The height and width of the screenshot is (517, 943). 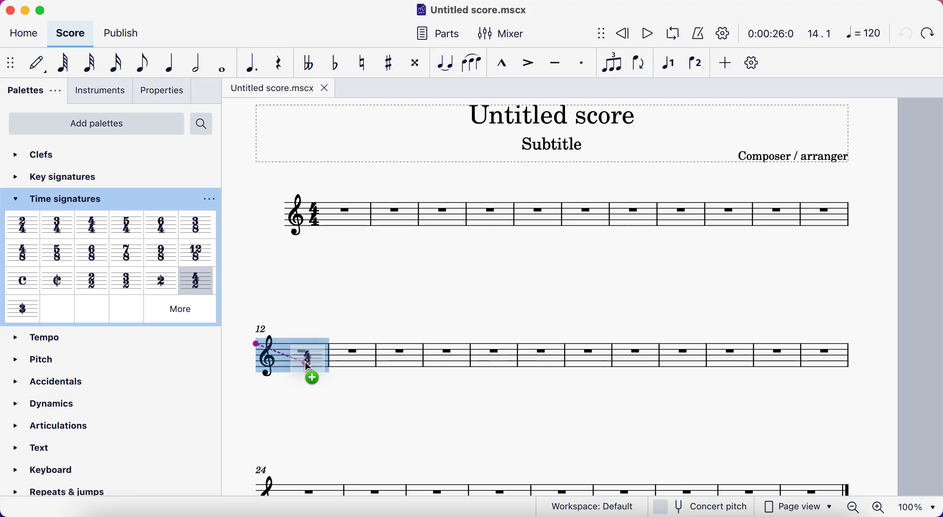 What do you see at coordinates (163, 91) in the screenshot?
I see `properties` at bounding box center [163, 91].